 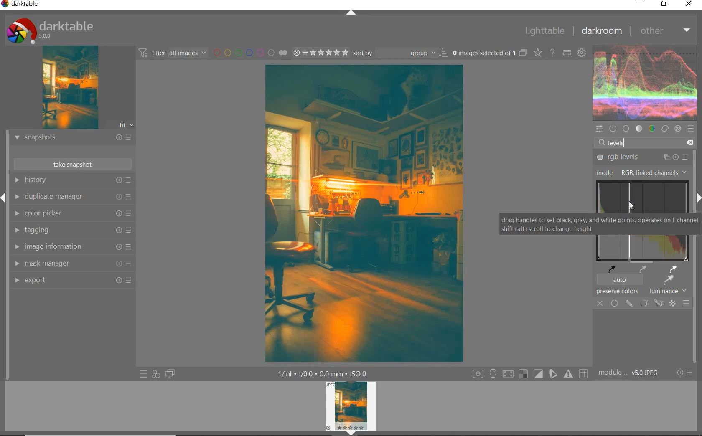 I want to click on color, so click(x=653, y=128).